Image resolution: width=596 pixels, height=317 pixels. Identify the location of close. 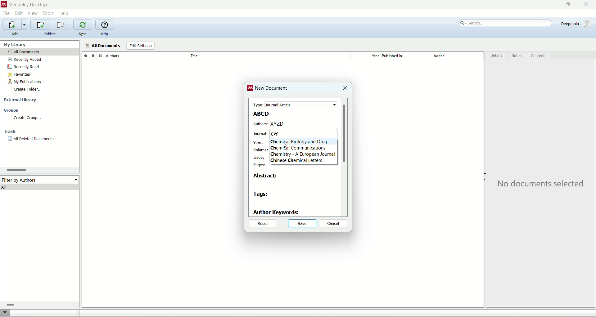
(589, 5).